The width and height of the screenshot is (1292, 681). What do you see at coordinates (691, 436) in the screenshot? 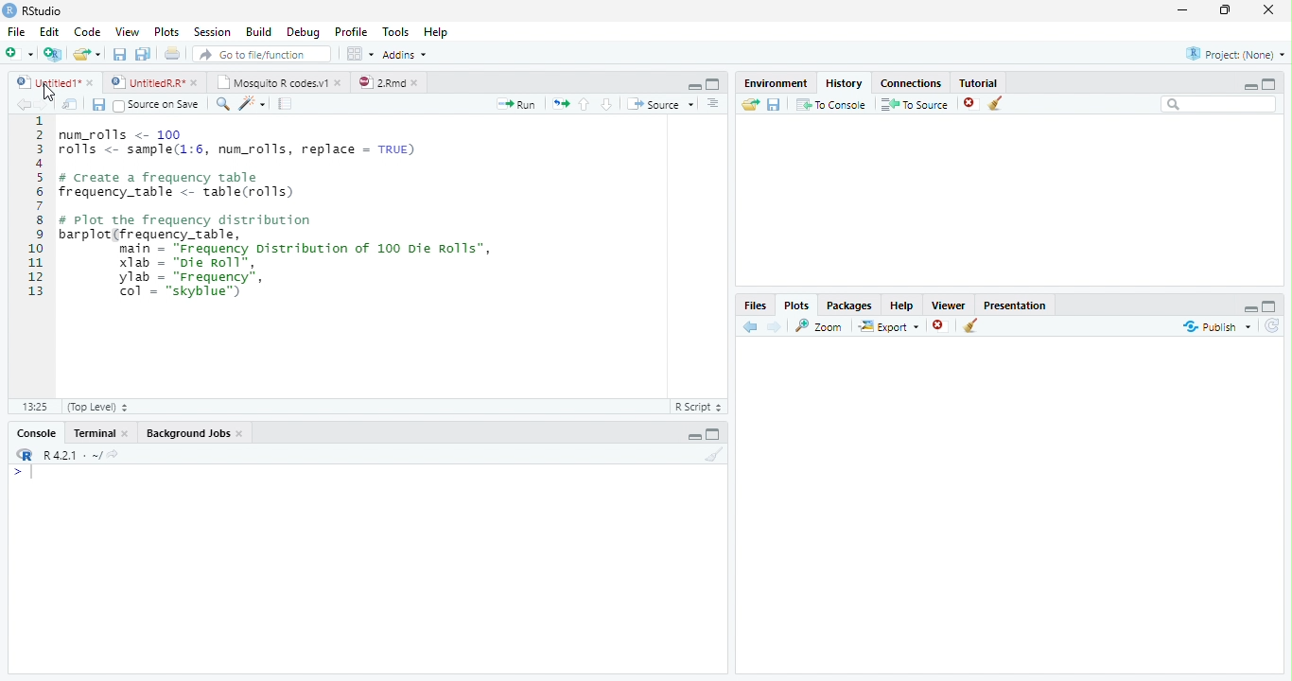
I see `Hide` at bounding box center [691, 436].